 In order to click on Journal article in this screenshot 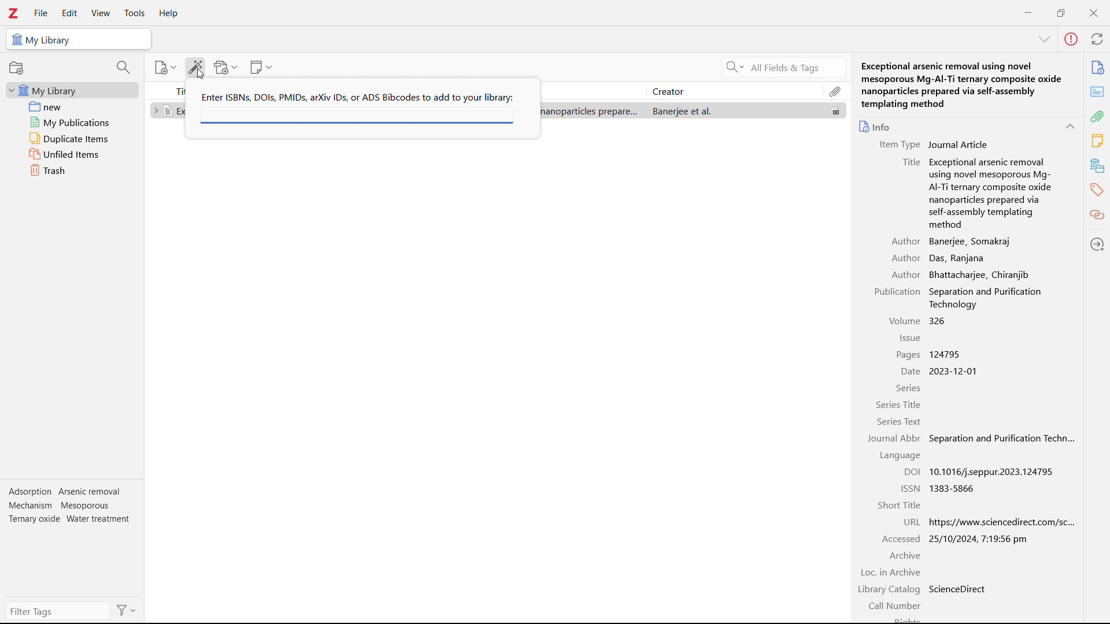, I will do `click(959, 144)`.